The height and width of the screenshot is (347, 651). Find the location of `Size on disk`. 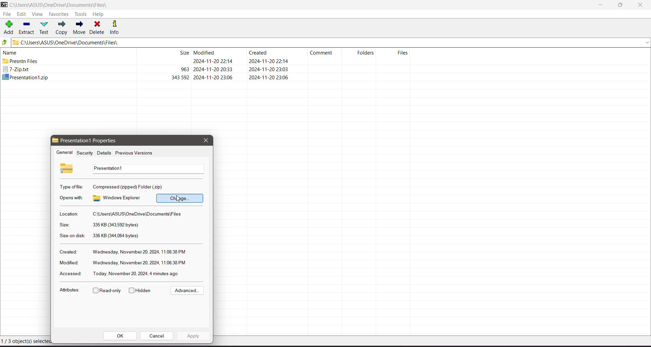

Size on disk is located at coordinates (72, 237).